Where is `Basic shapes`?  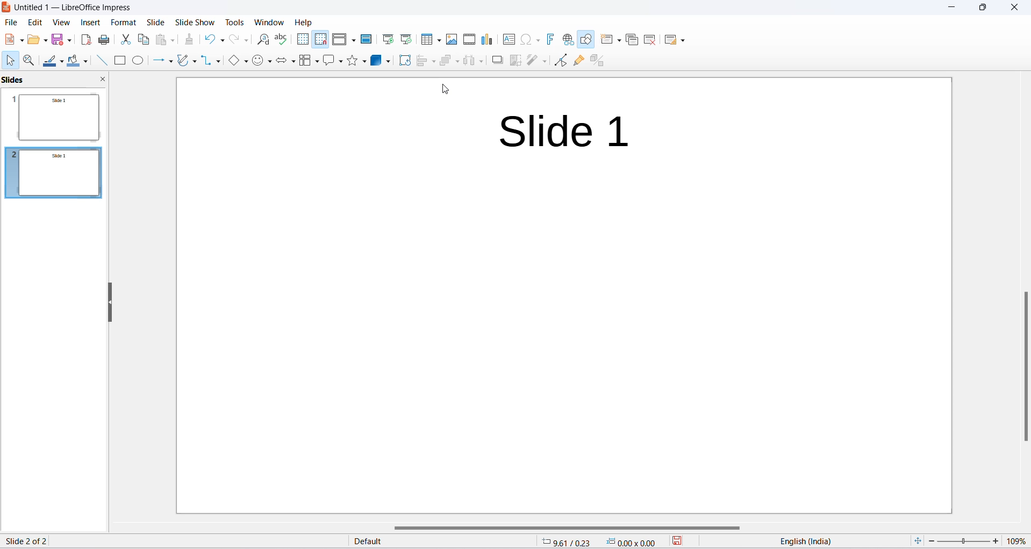
Basic shapes is located at coordinates (235, 61).